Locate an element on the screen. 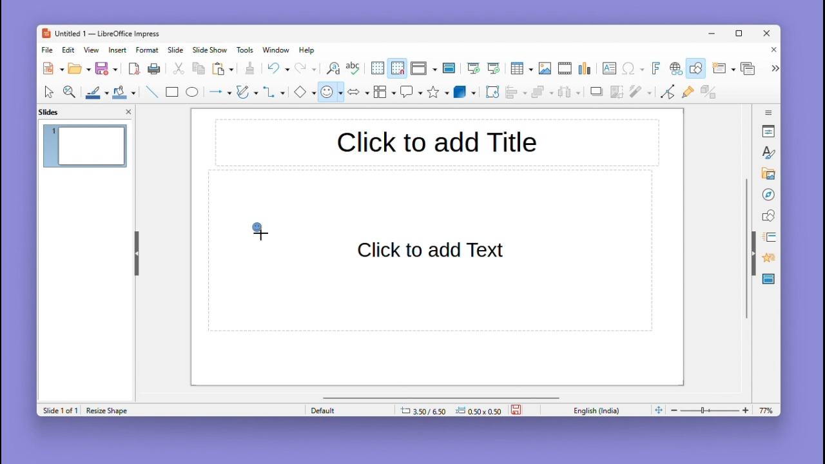 The width and height of the screenshot is (825, 464). Fill colour is located at coordinates (122, 92).